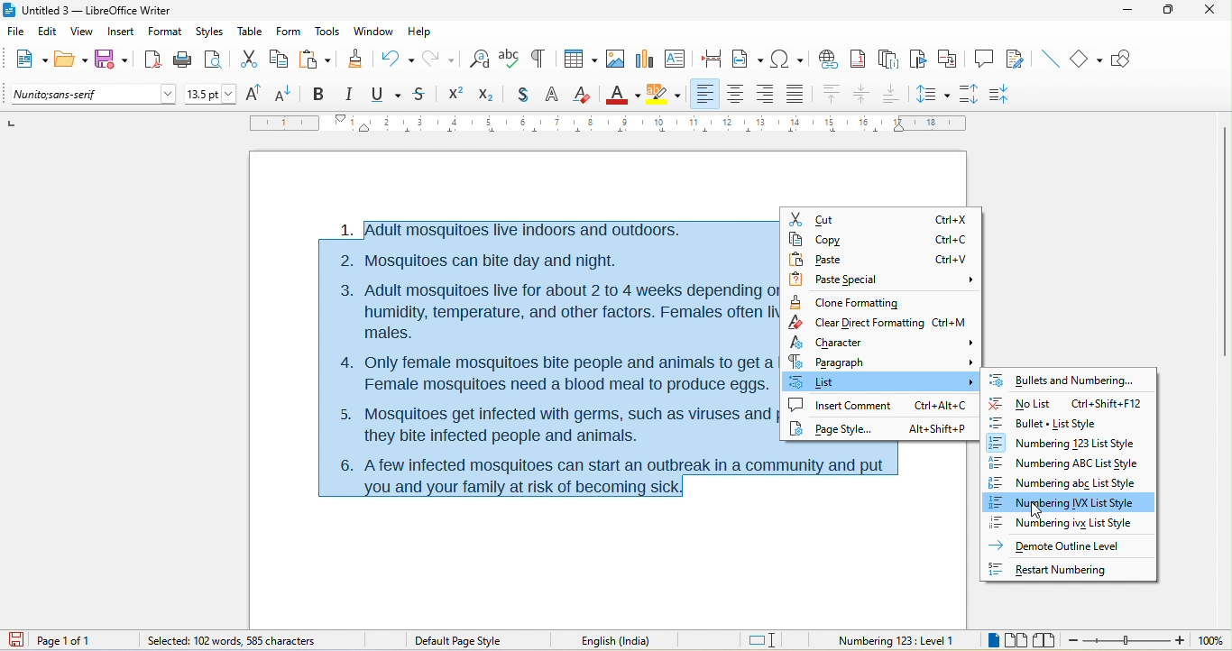  Describe the element at coordinates (48, 32) in the screenshot. I see `edit` at that location.